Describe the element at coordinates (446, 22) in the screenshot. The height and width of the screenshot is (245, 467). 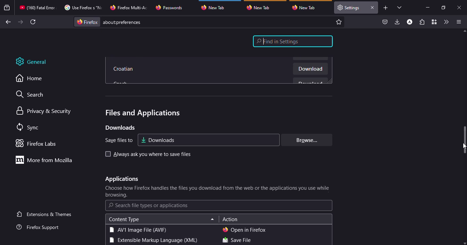
I see `more tools` at that location.